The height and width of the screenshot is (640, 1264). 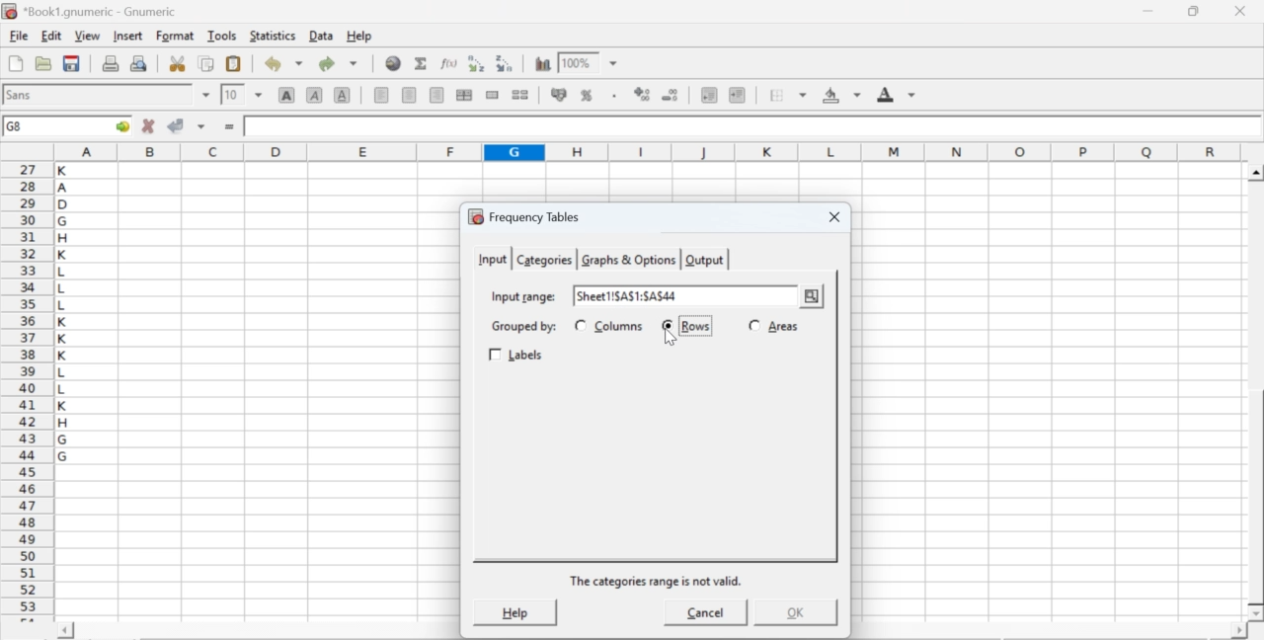 What do you see at coordinates (789, 95) in the screenshot?
I see `borders` at bounding box center [789, 95].